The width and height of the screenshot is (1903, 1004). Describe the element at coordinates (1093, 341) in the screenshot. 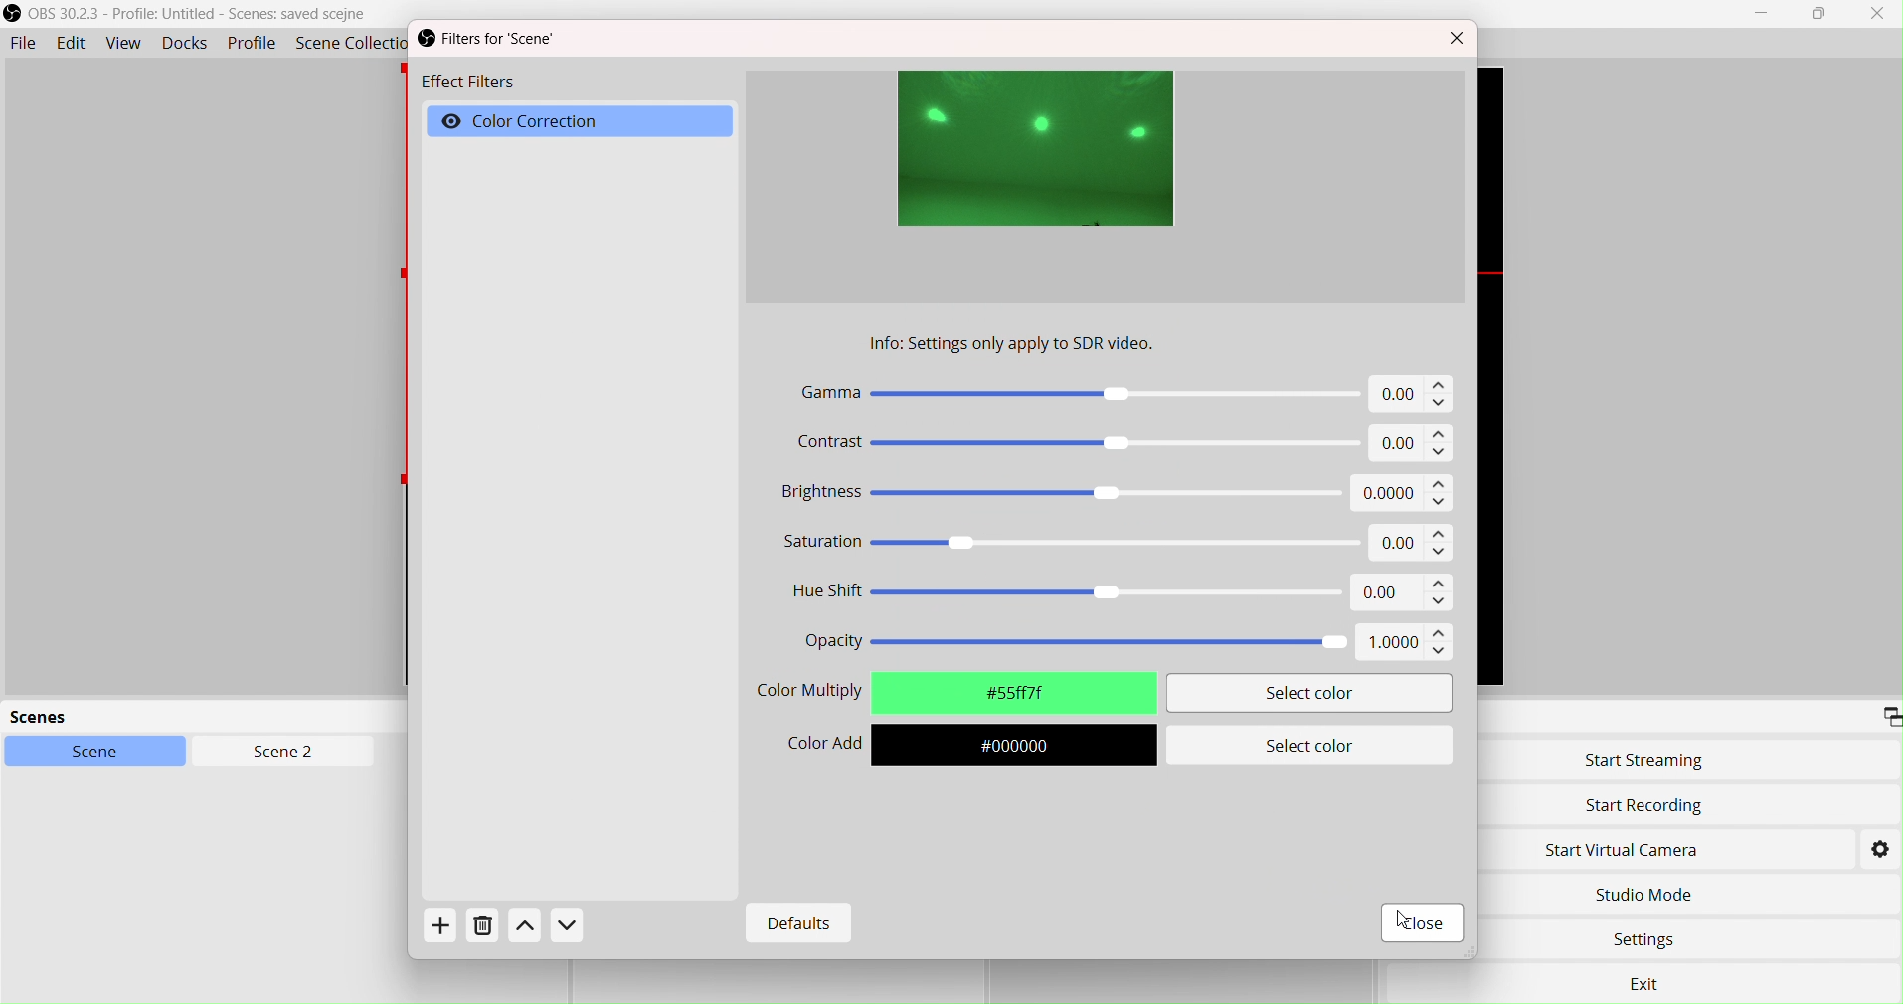

I see `Info settings only apply to SDR video` at that location.